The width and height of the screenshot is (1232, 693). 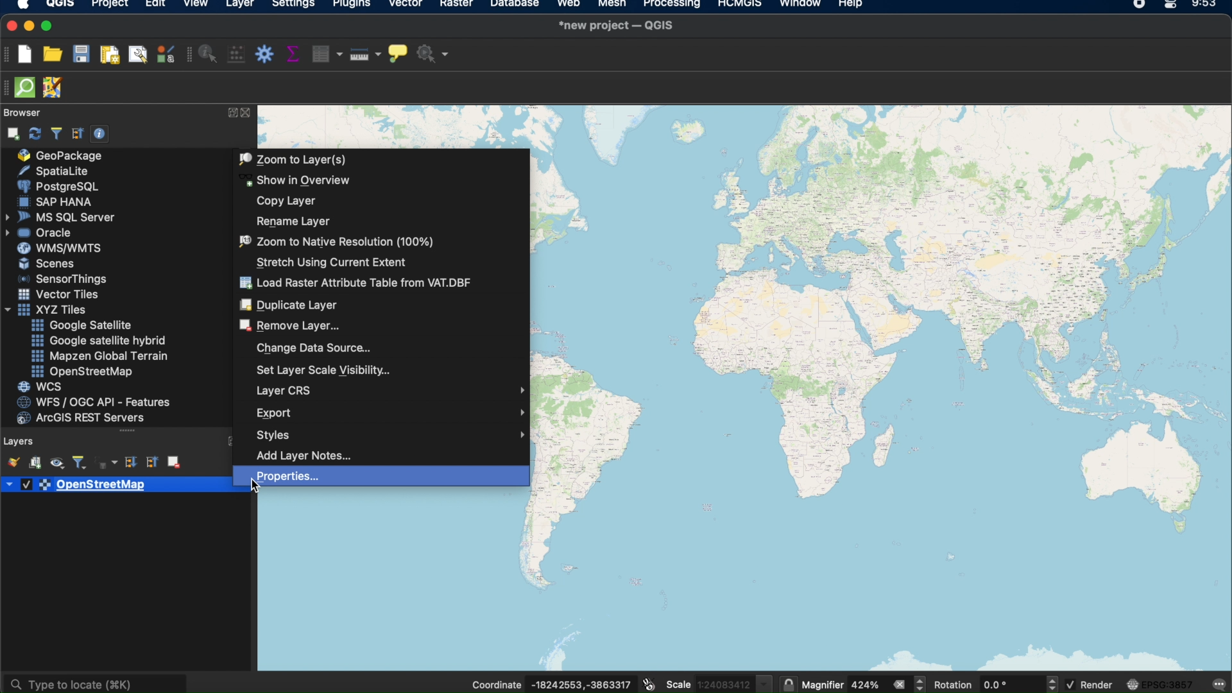 What do you see at coordinates (137, 54) in the screenshot?
I see `show layout` at bounding box center [137, 54].